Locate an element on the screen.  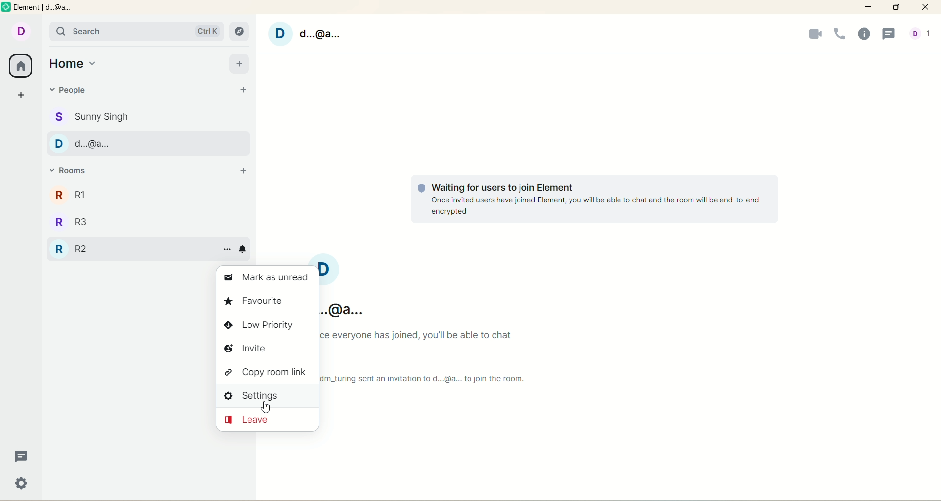
voice call is located at coordinates (840, 33).